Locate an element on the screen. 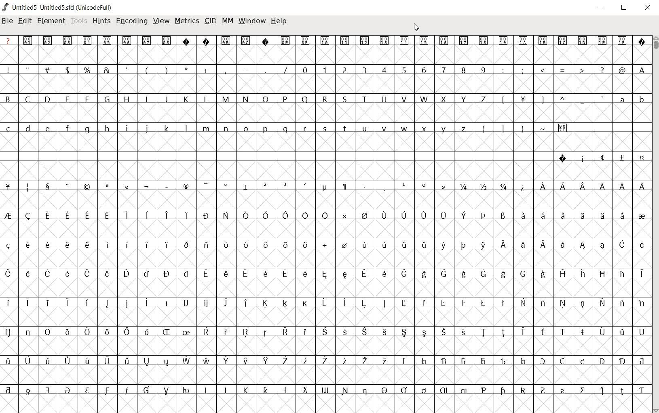 Image resolution: width=659 pixels, height=413 pixels. Symbol is located at coordinates (47, 244).